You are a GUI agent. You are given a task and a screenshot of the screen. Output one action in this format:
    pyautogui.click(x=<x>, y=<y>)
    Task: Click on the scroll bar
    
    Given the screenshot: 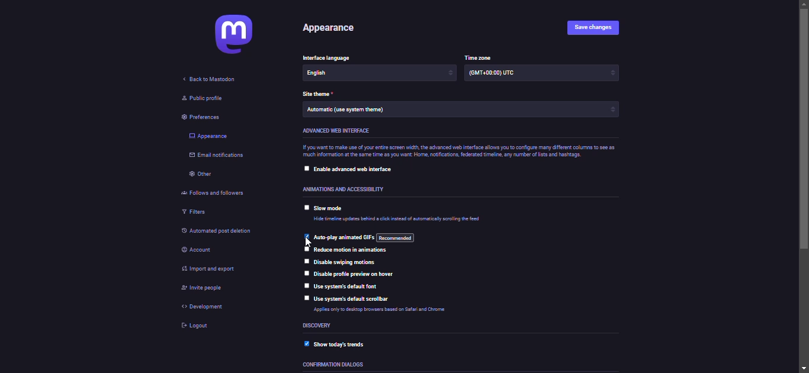 What is the action you would take?
    pyautogui.click(x=804, y=188)
    